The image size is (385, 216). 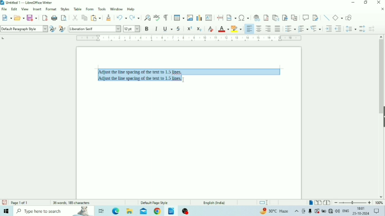 What do you see at coordinates (96, 18) in the screenshot?
I see `Paste` at bounding box center [96, 18].